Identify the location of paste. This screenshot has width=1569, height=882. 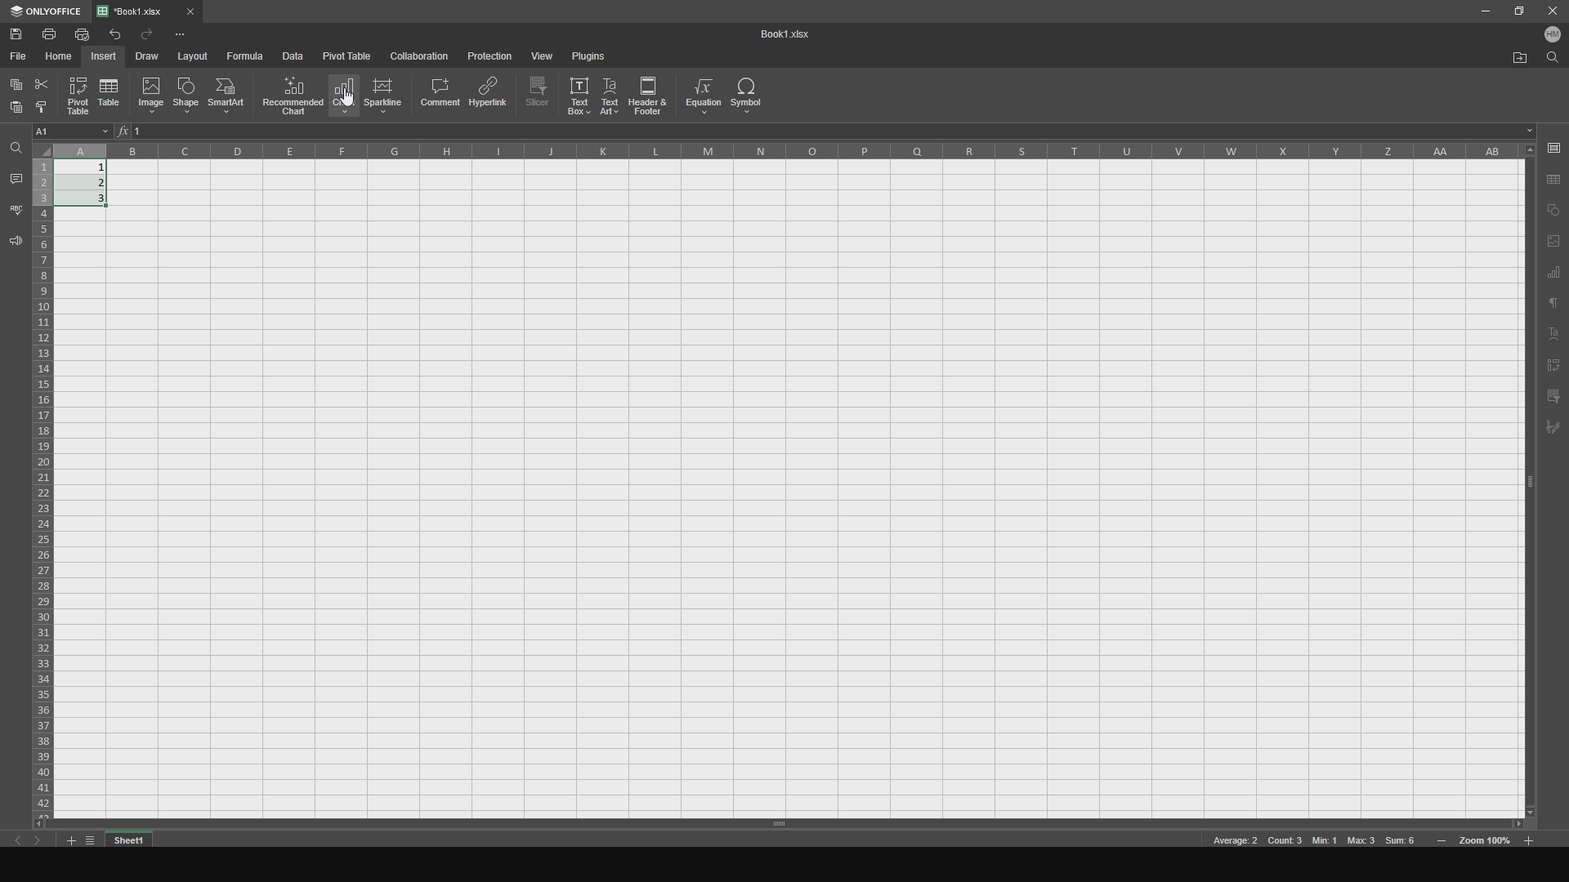
(13, 112).